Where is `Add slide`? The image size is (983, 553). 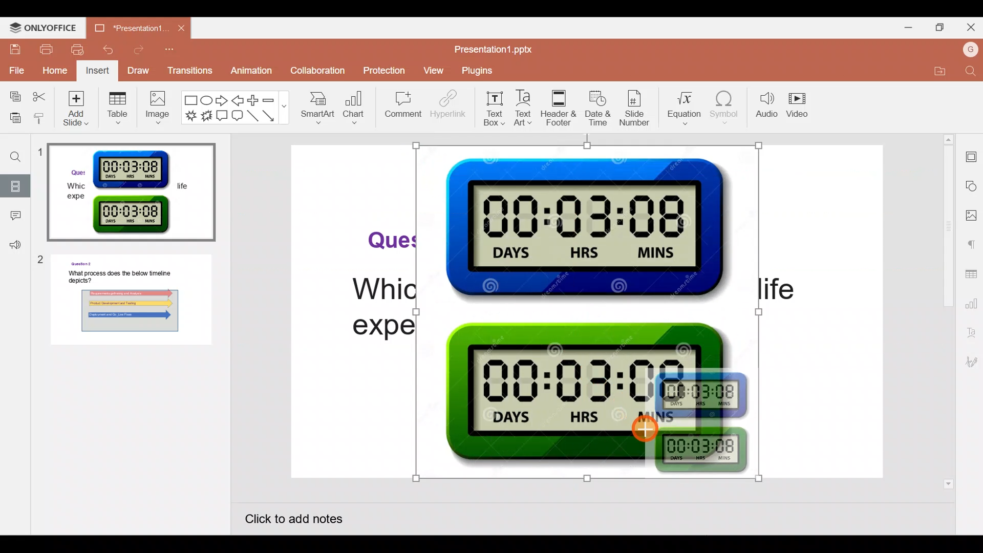 Add slide is located at coordinates (77, 111).